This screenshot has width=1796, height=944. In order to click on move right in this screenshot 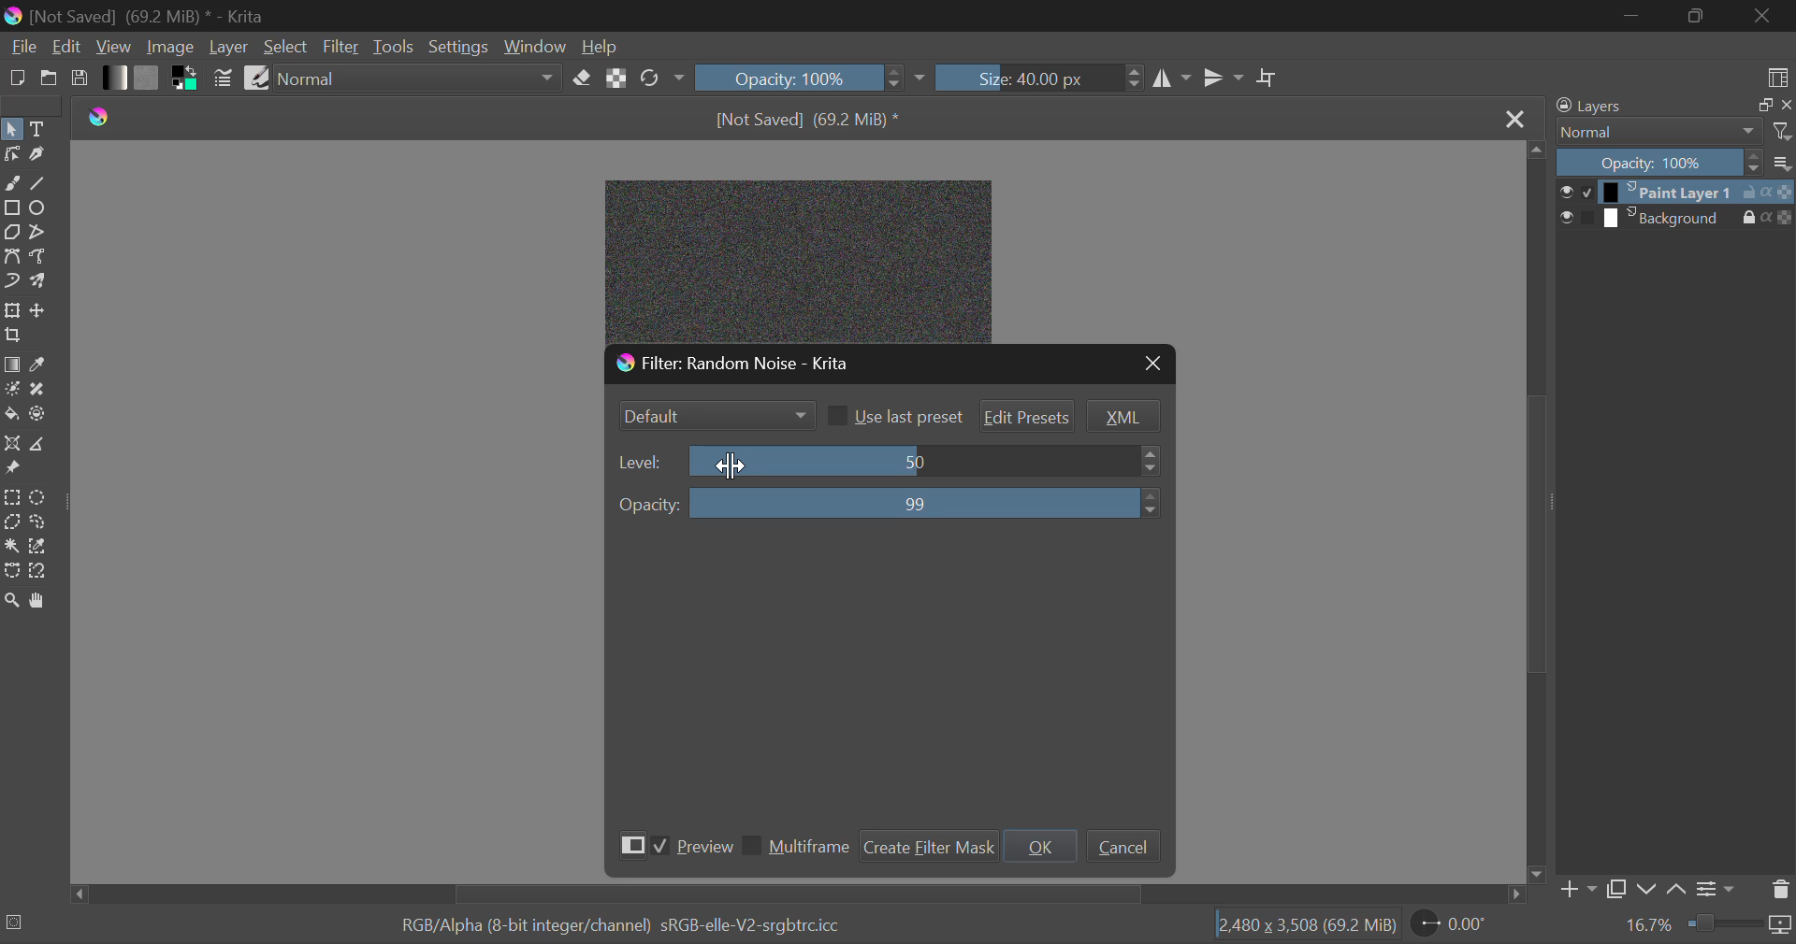, I will do `click(1514, 894)`.